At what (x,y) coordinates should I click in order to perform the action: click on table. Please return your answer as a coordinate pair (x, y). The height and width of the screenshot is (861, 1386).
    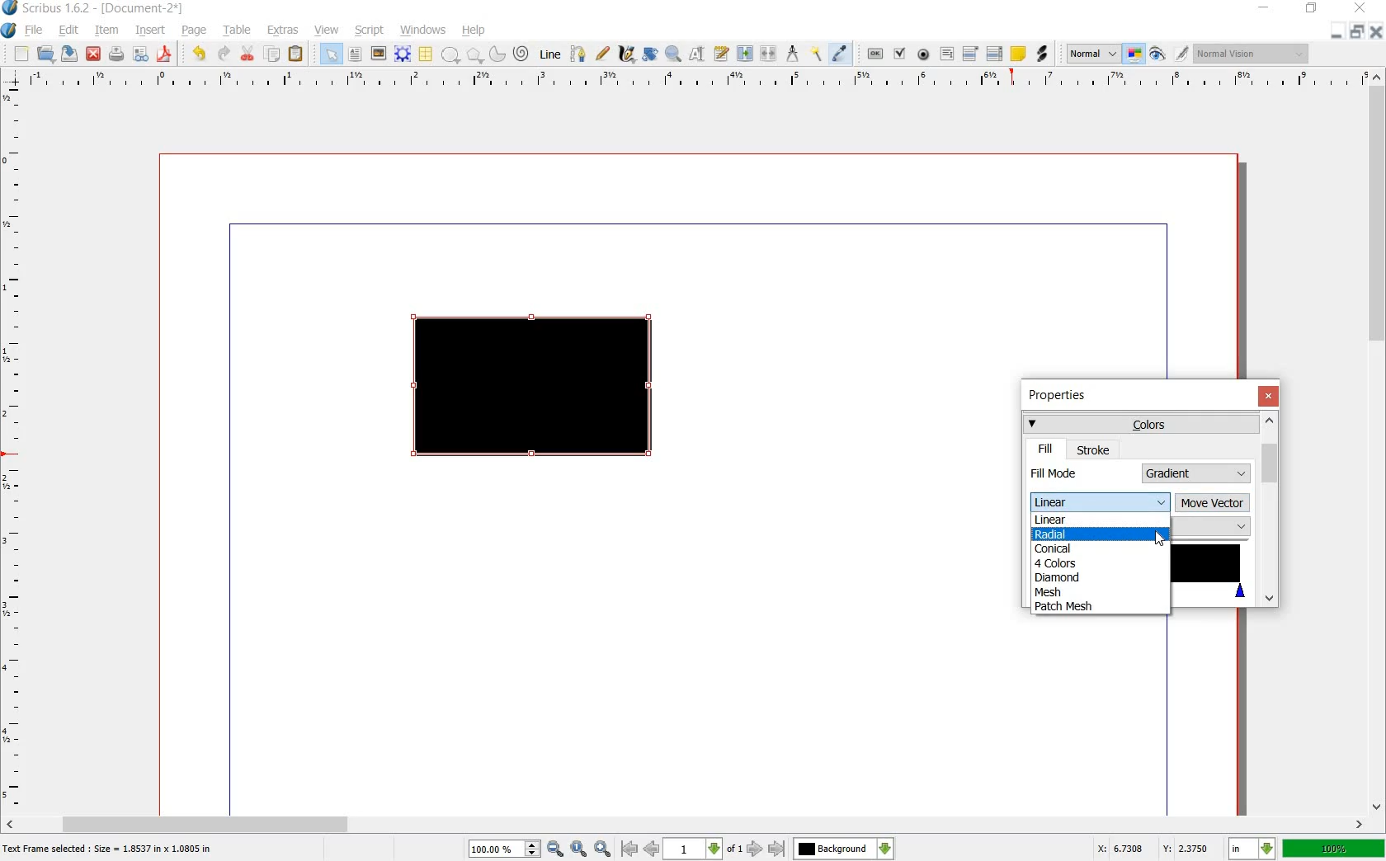
    Looking at the image, I should click on (238, 32).